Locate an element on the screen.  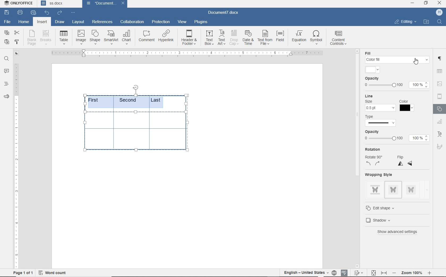
shadow is located at coordinates (383, 220).